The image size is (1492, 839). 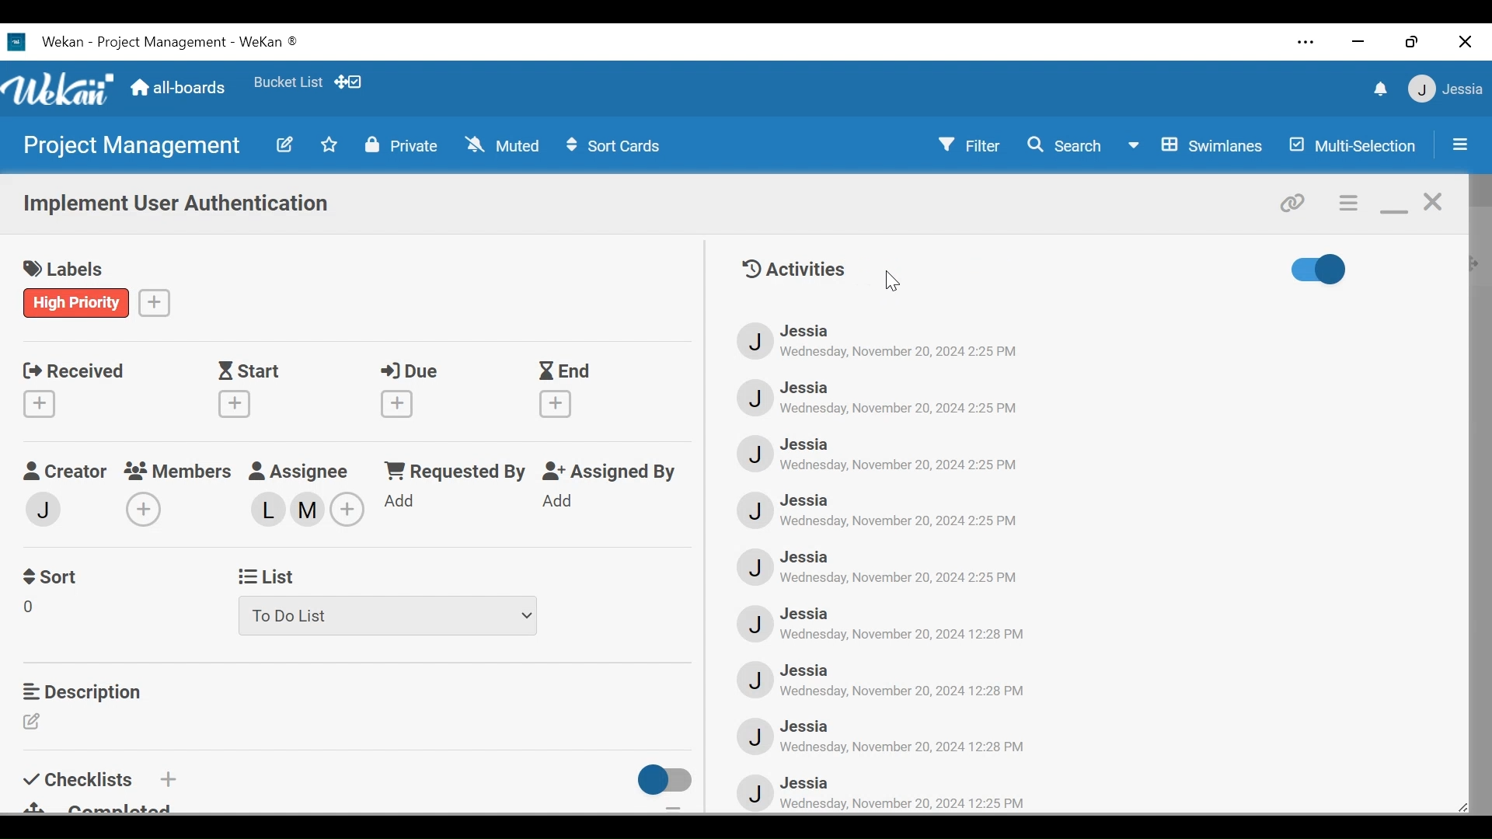 I want to click on copy card link, so click(x=1289, y=201).